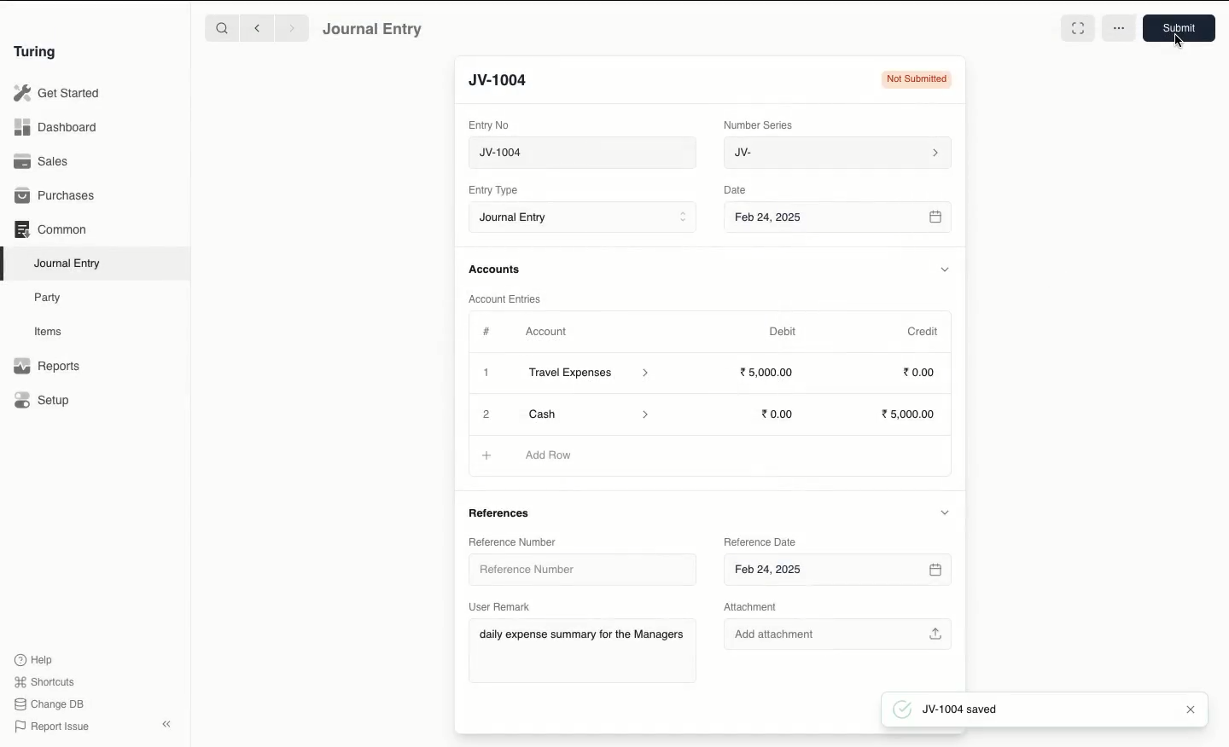  I want to click on Hide, so click(943, 512).